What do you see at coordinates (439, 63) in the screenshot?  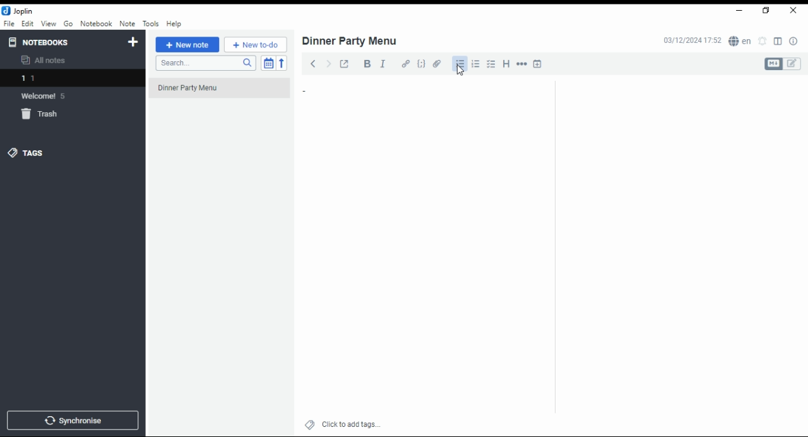 I see `attach file` at bounding box center [439, 63].